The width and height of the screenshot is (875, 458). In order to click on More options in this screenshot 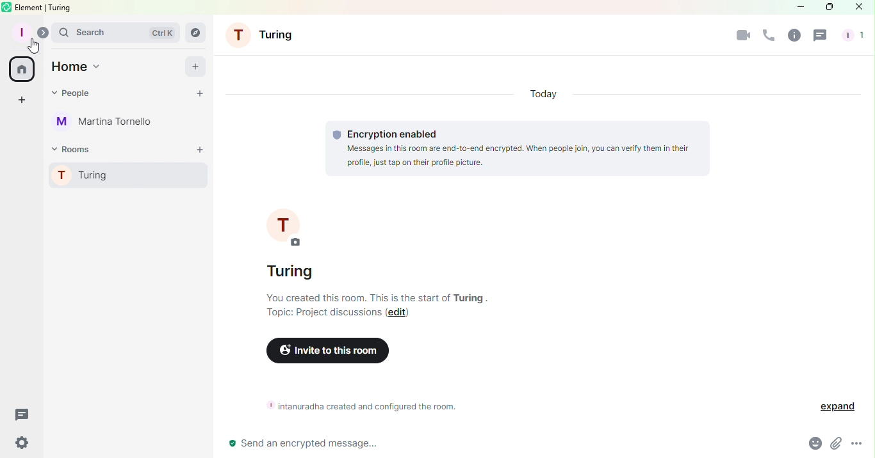, I will do `click(860, 446)`.